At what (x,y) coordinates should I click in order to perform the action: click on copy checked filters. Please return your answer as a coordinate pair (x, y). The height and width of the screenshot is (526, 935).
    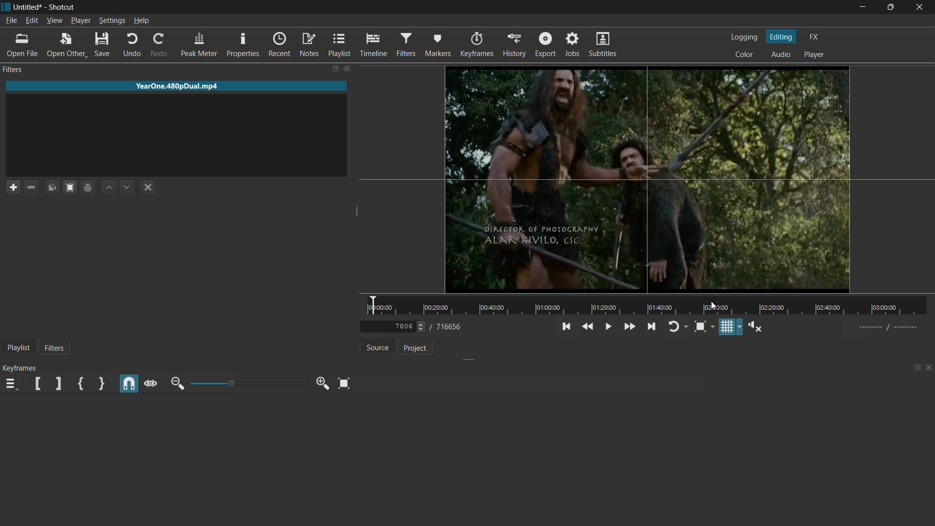
    Looking at the image, I should click on (51, 188).